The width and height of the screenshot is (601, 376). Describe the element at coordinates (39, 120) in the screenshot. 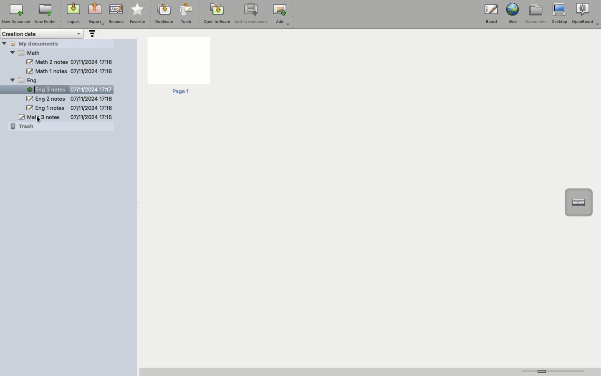

I see `cursor` at that location.